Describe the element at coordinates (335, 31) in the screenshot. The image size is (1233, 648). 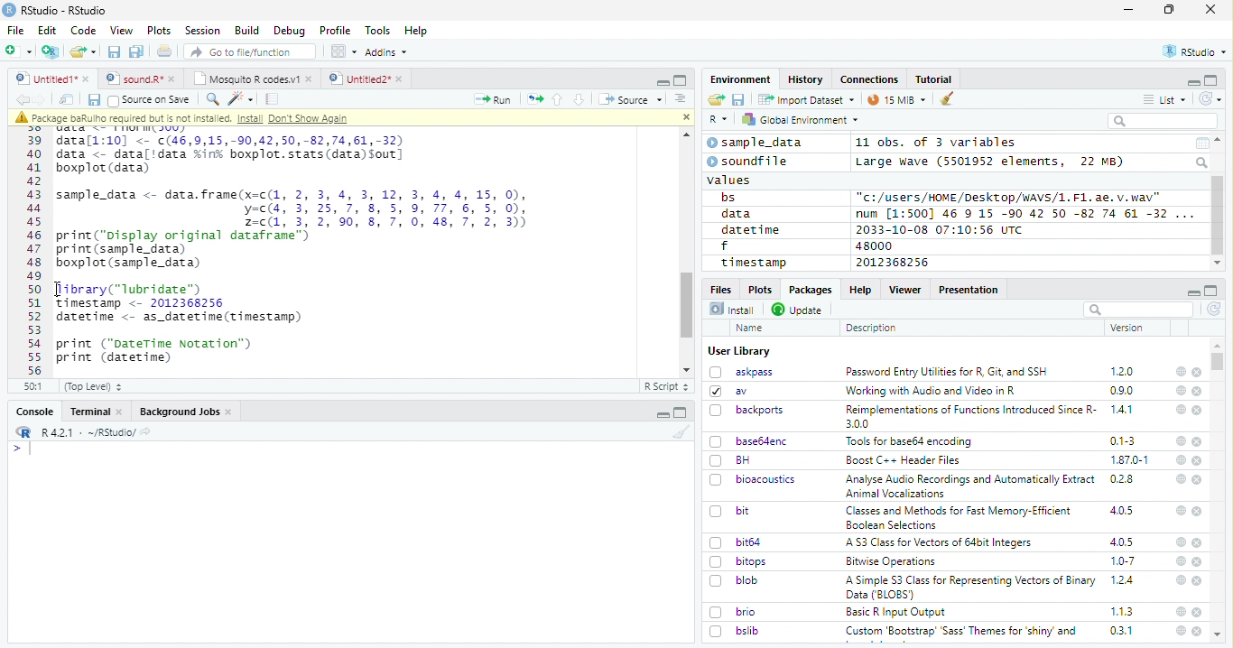
I see `Profile` at that location.